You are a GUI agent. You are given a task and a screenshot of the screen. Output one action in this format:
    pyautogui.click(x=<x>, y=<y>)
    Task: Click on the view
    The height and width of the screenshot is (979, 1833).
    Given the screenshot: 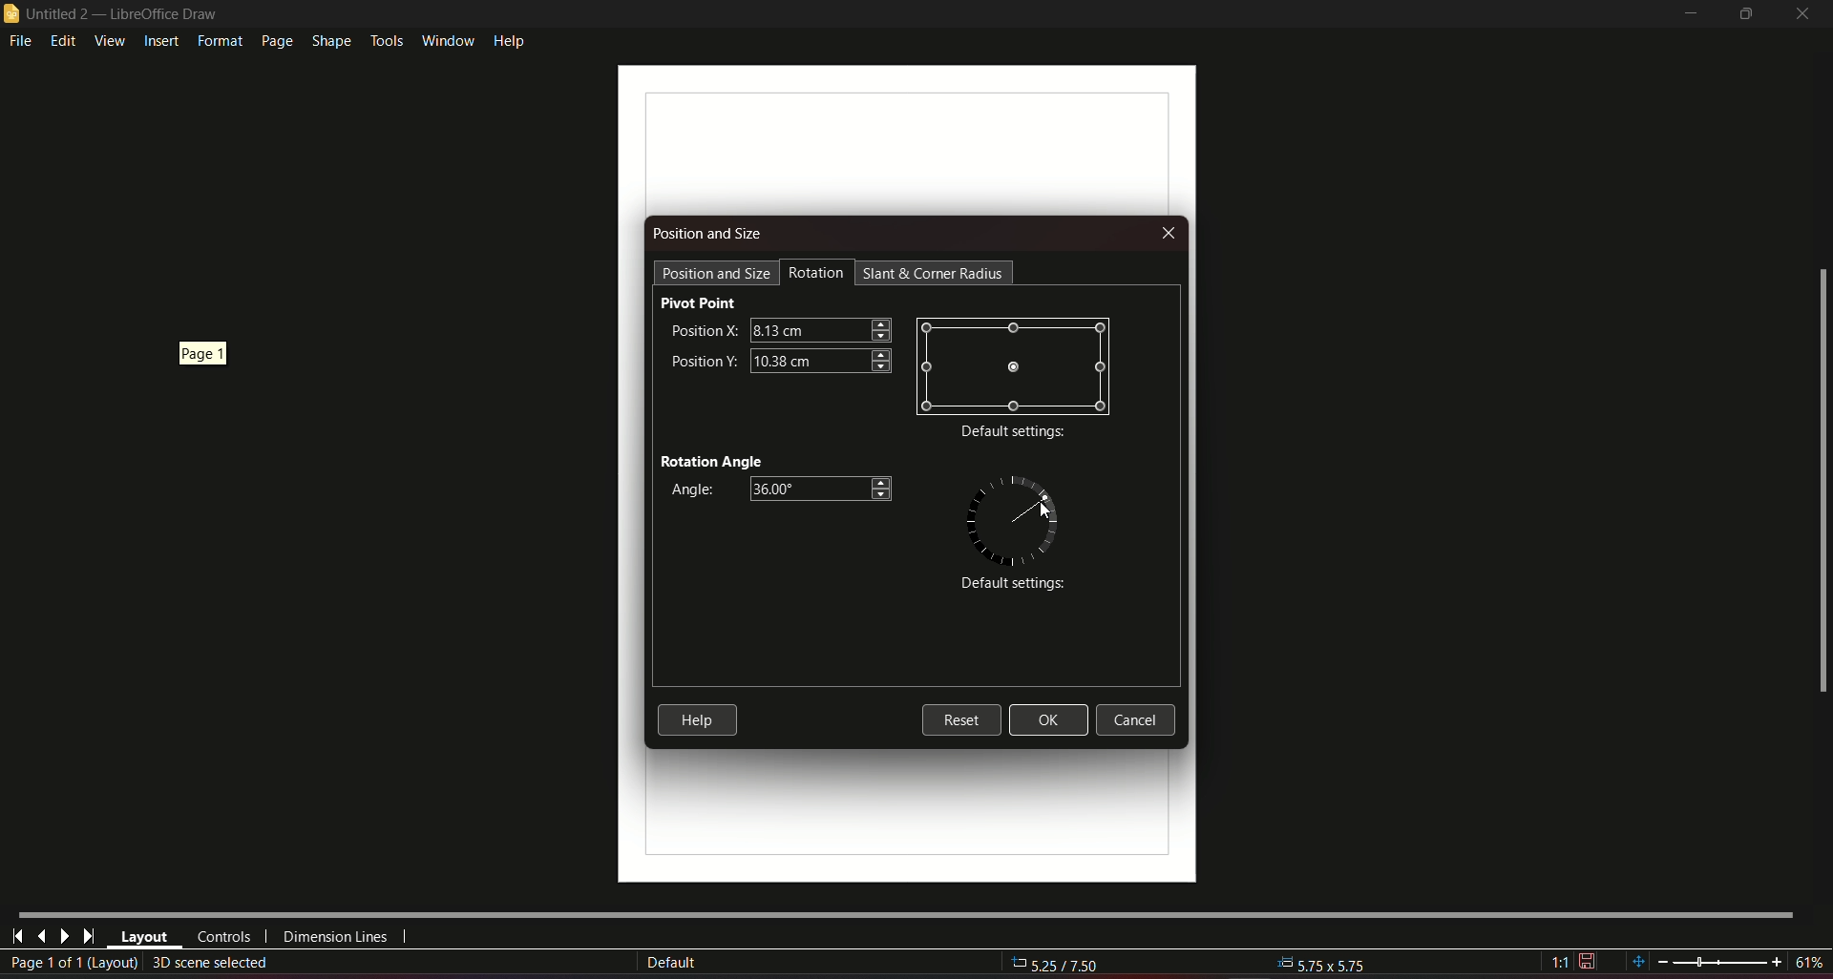 What is the action you would take?
    pyautogui.click(x=109, y=40)
    